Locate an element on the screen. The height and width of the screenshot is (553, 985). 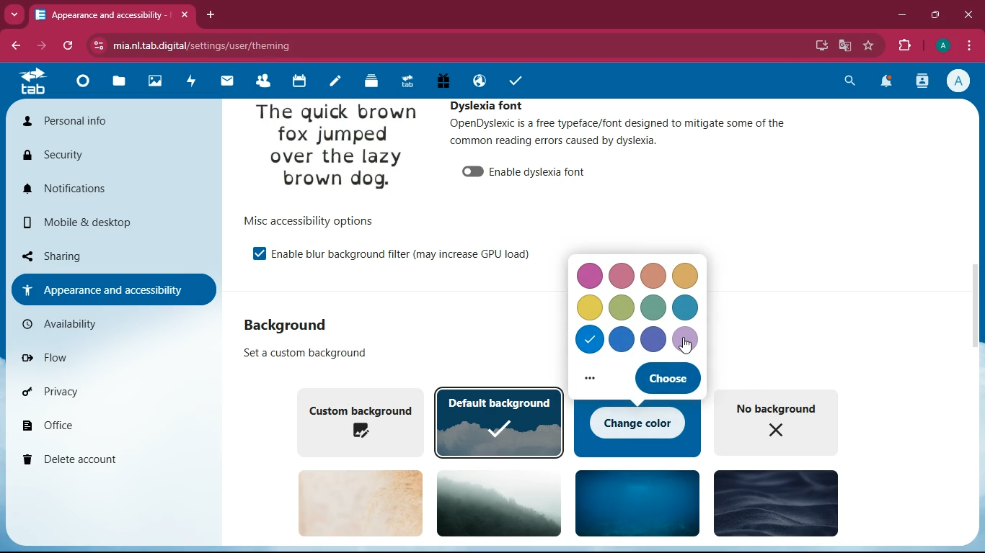
no background is located at coordinates (782, 421).